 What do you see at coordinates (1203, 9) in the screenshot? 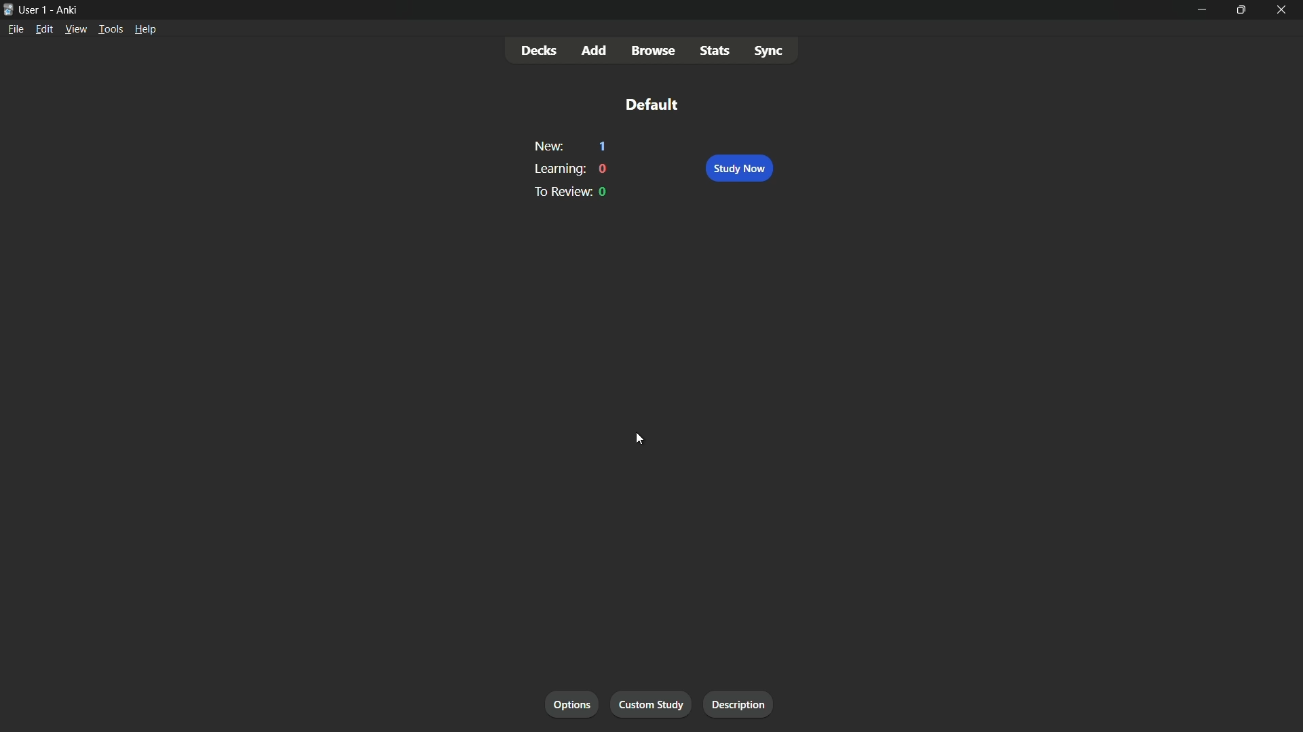
I see `minimize` at bounding box center [1203, 9].